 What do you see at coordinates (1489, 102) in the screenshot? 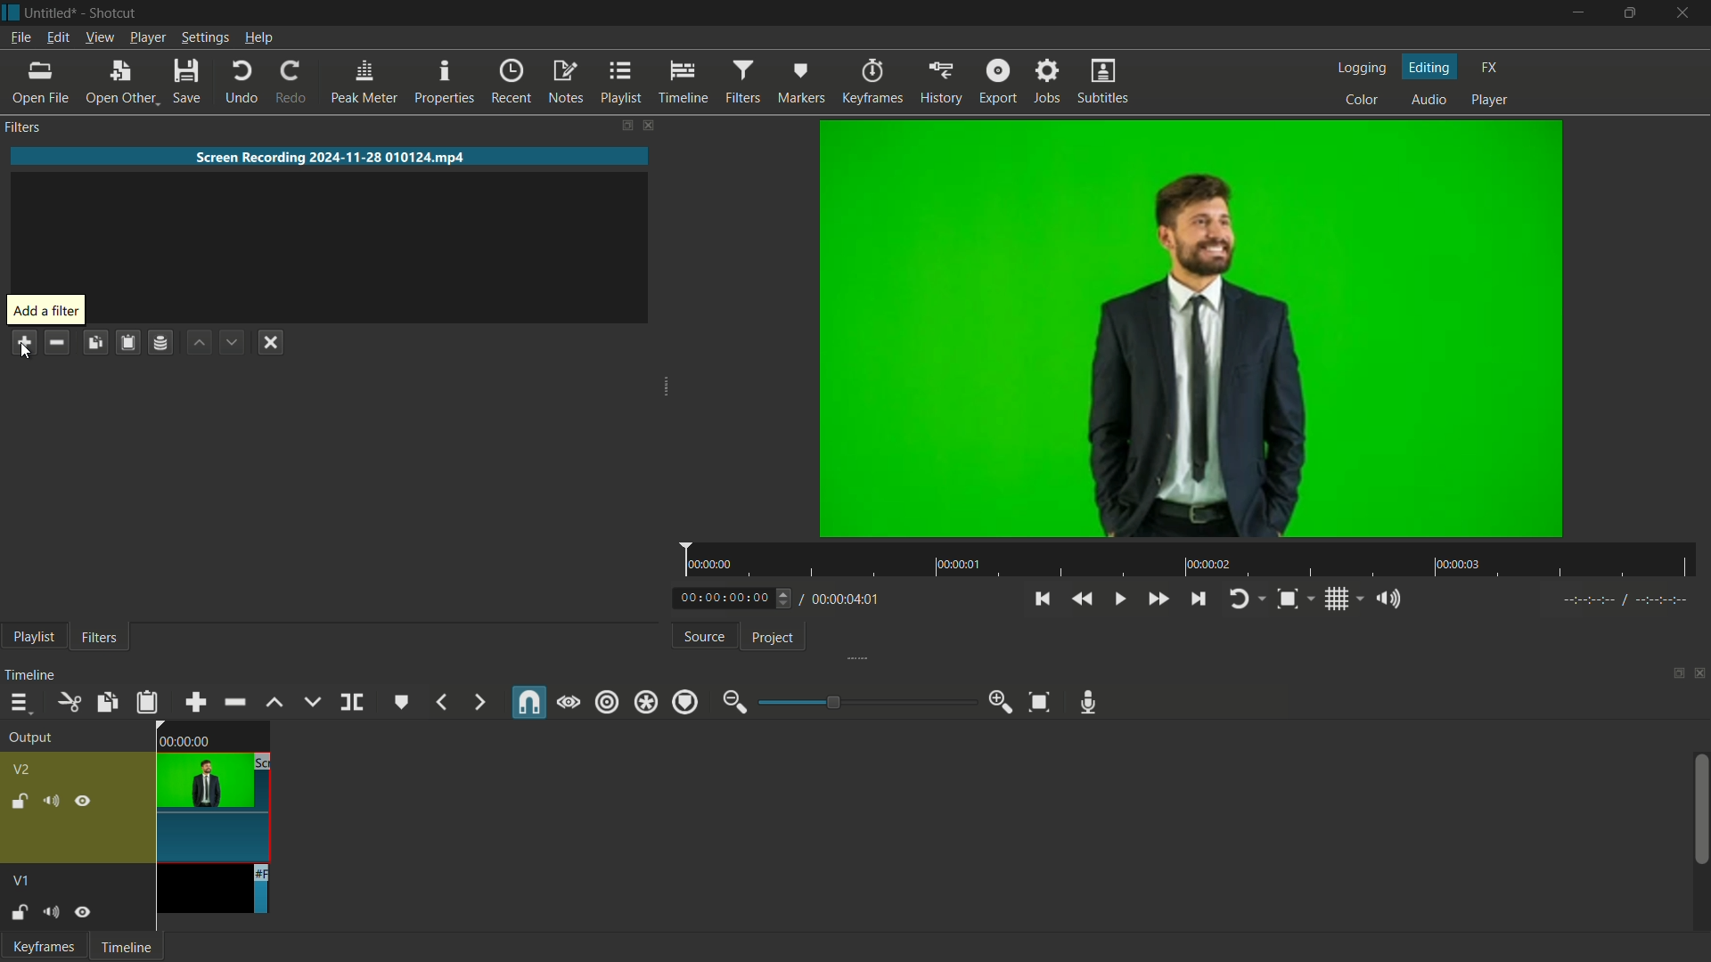
I see `player` at bounding box center [1489, 102].